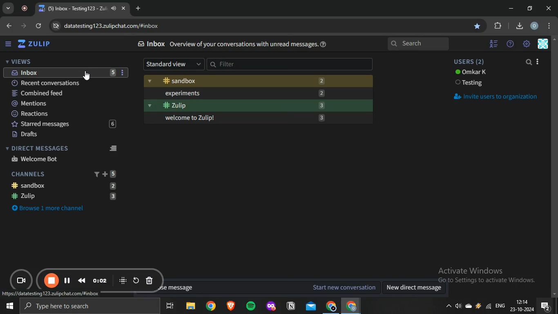 The image size is (558, 314). What do you see at coordinates (511, 9) in the screenshot?
I see `minimize` at bounding box center [511, 9].